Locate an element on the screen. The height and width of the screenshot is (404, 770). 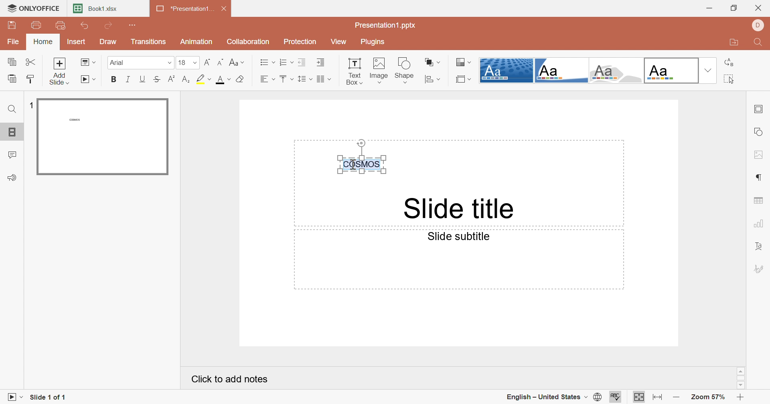
COSMOS is located at coordinates (361, 157).